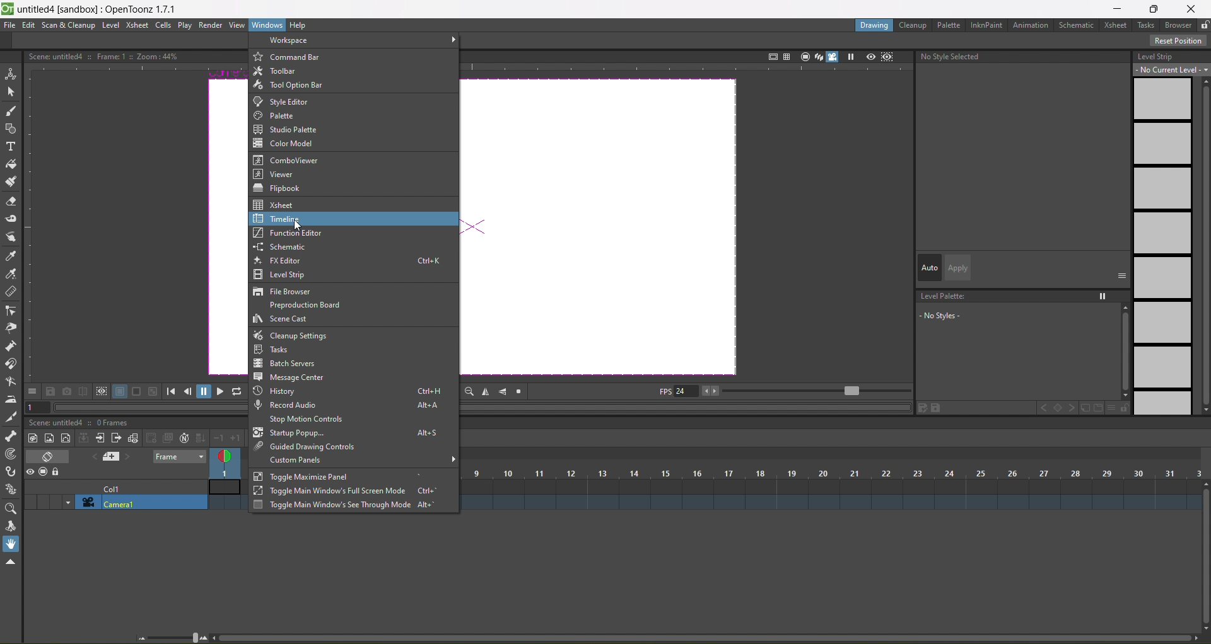  I want to click on field guide, so click(786, 55).